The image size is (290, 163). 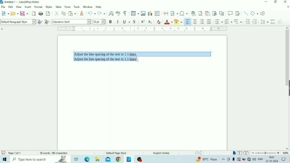 I want to click on Decrease Indent, so click(x=255, y=22).